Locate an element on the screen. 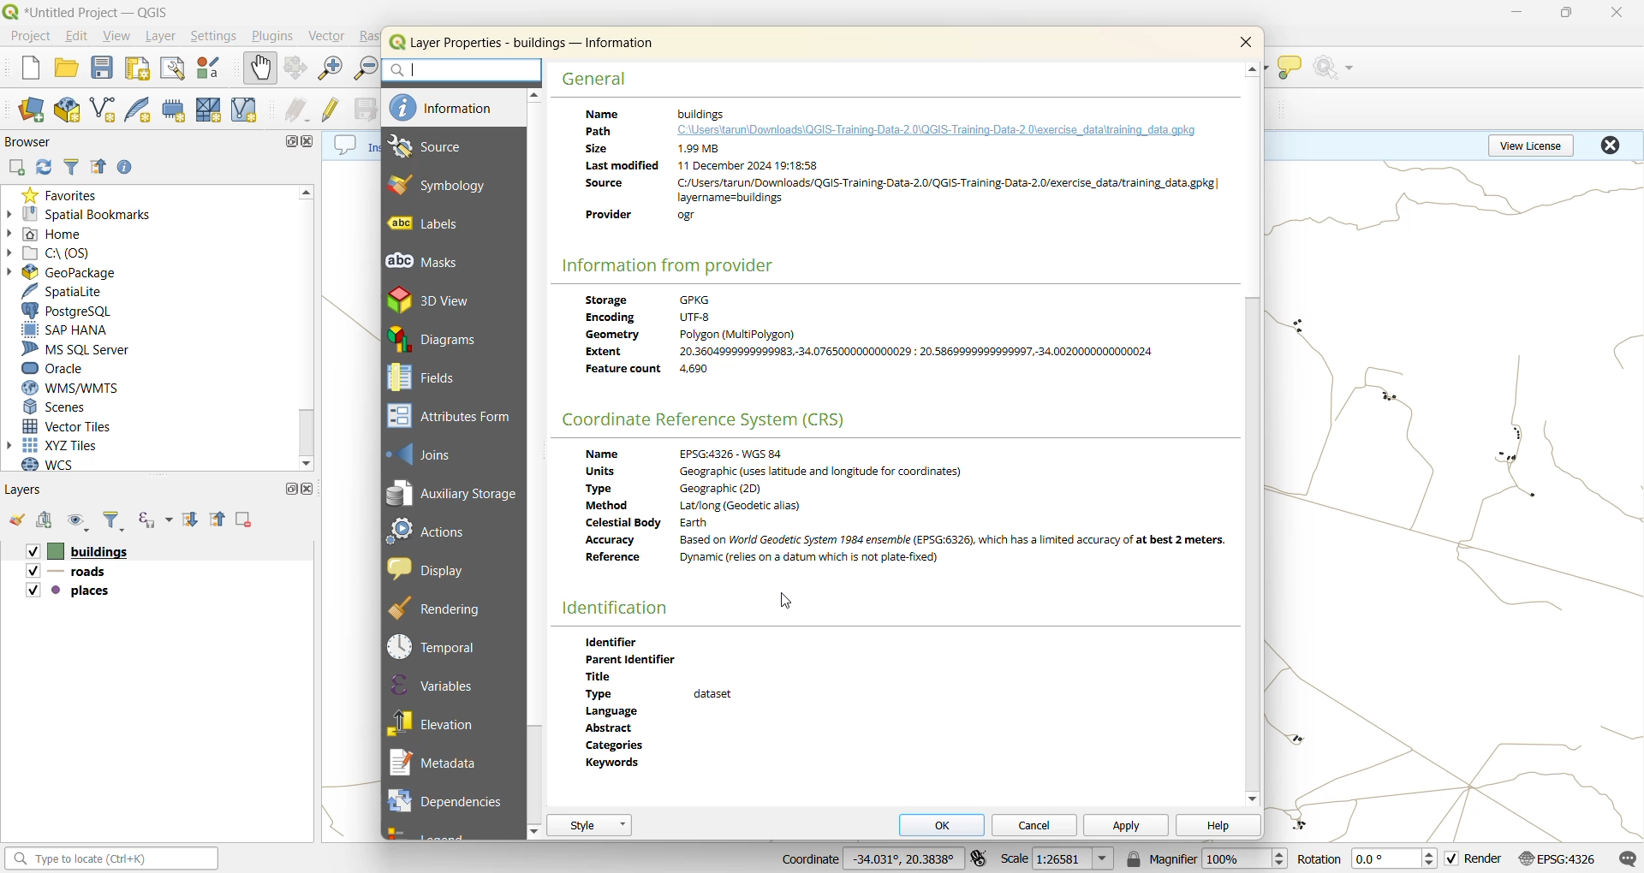  expand all is located at coordinates (193, 520).